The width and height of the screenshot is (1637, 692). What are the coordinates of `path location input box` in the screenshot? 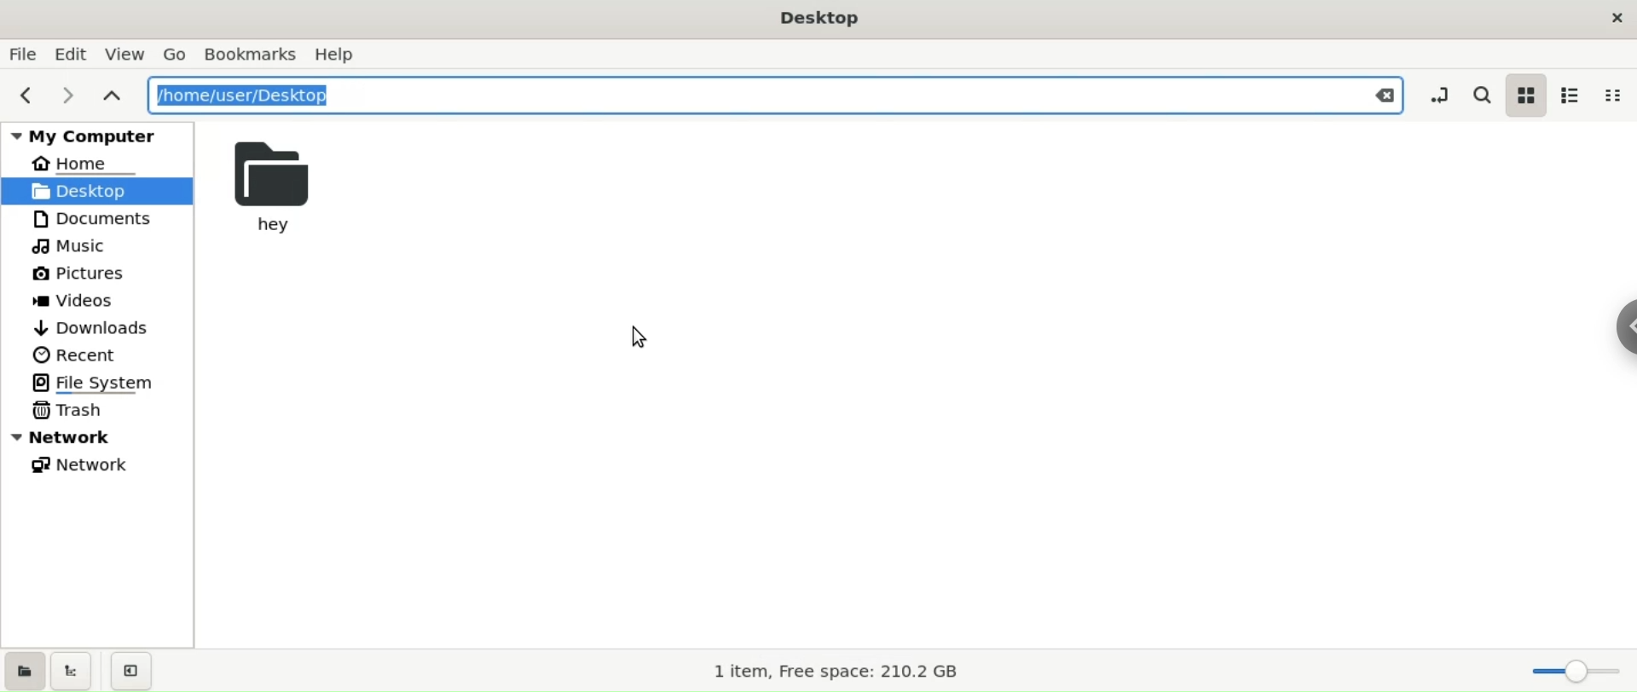 It's located at (777, 95).